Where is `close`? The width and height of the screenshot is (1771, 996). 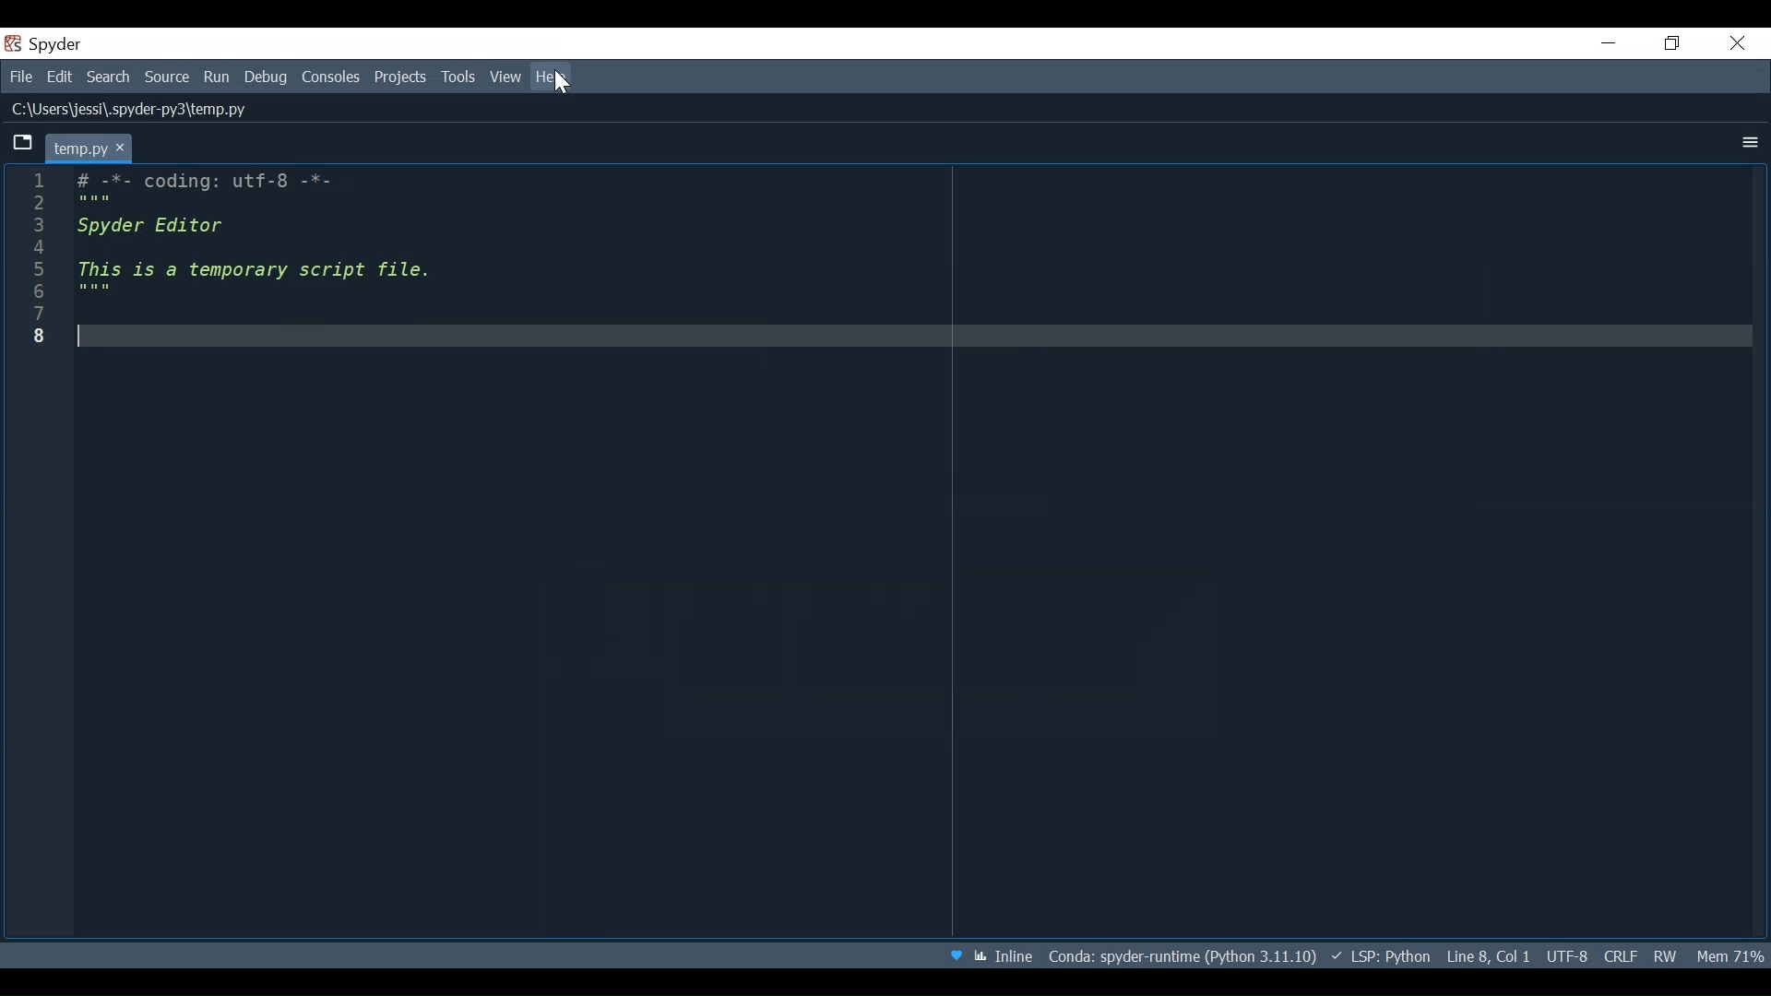 close is located at coordinates (128, 148).